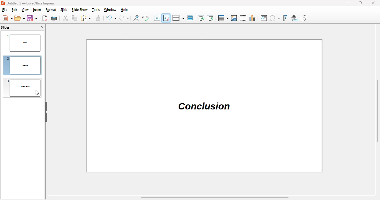  Describe the element at coordinates (304, 18) in the screenshot. I see `show draw functions` at that location.